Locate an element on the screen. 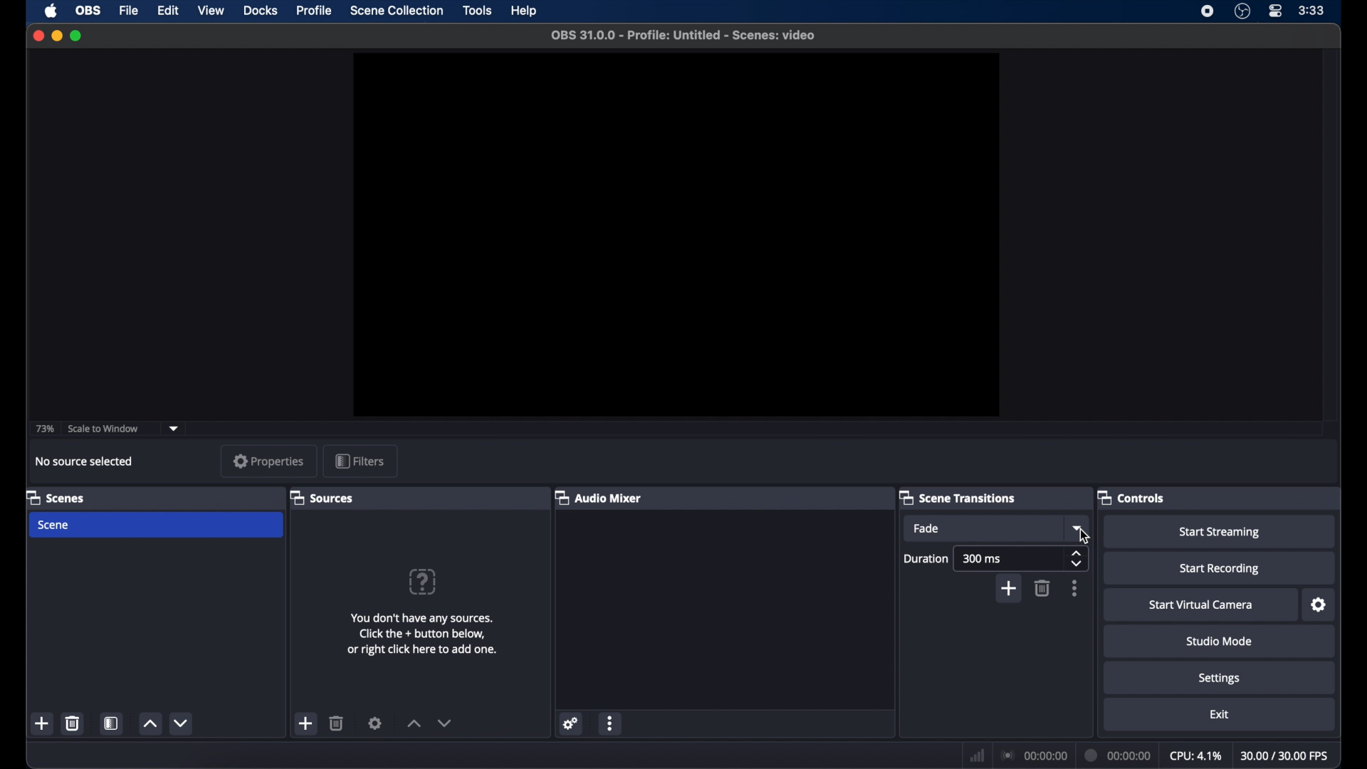 Image resolution: width=1367 pixels, height=769 pixels. scene transitions is located at coordinates (958, 497).